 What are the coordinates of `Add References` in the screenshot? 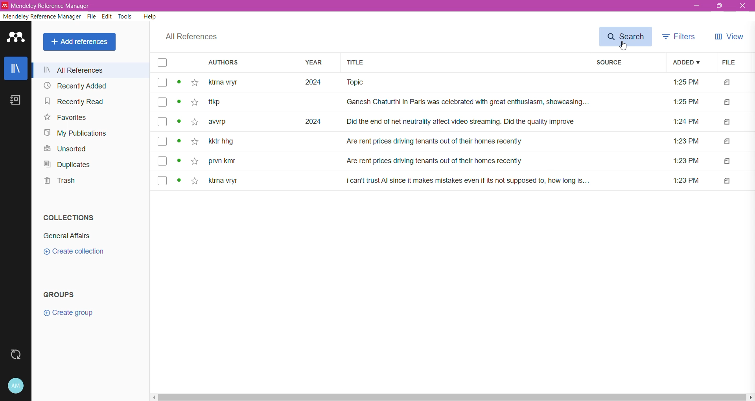 It's located at (79, 42).